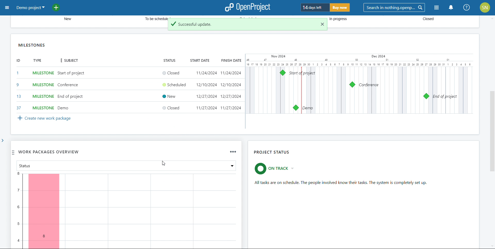 The image size is (495, 249). Describe the element at coordinates (467, 8) in the screenshot. I see `help` at that location.